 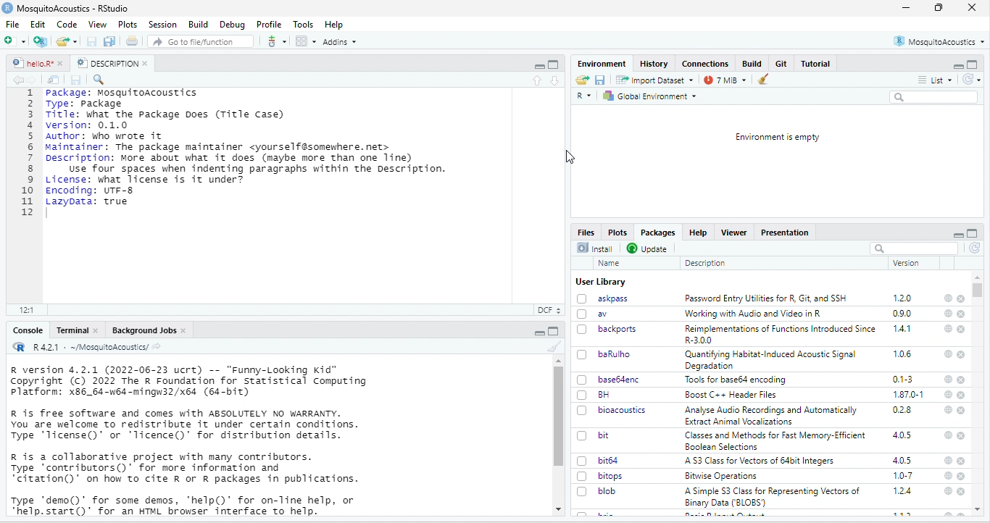 What do you see at coordinates (148, 330) in the screenshot?
I see `Background Jobs` at bounding box center [148, 330].